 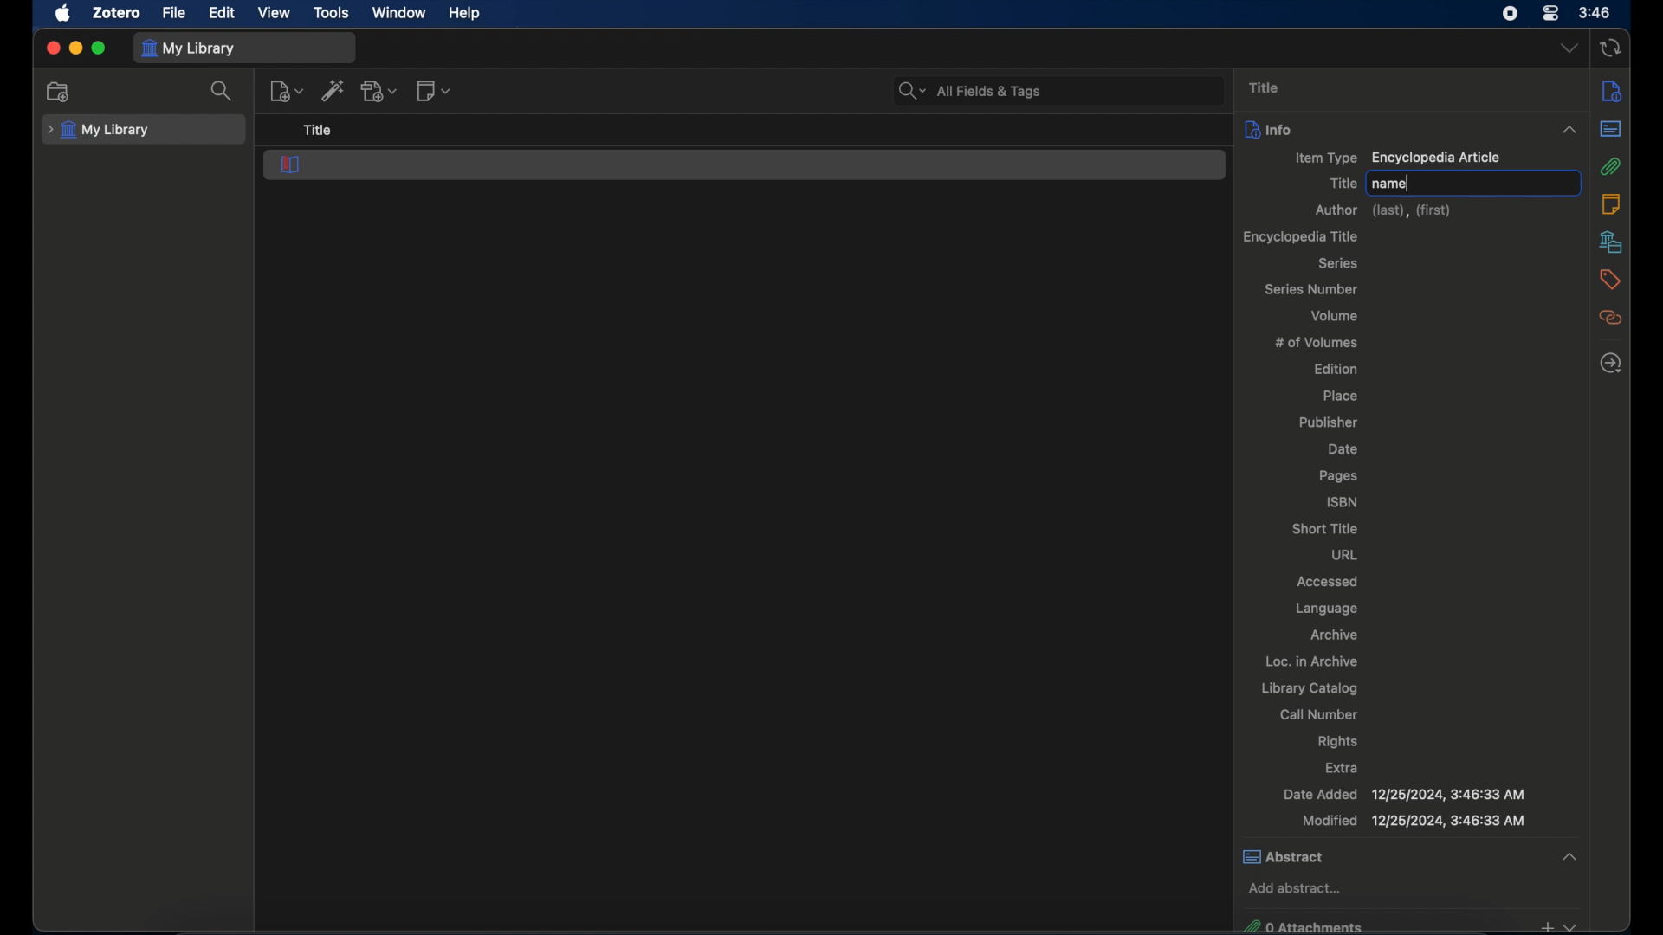 What do you see at coordinates (1610, 129) in the screenshot?
I see `abstract` at bounding box center [1610, 129].